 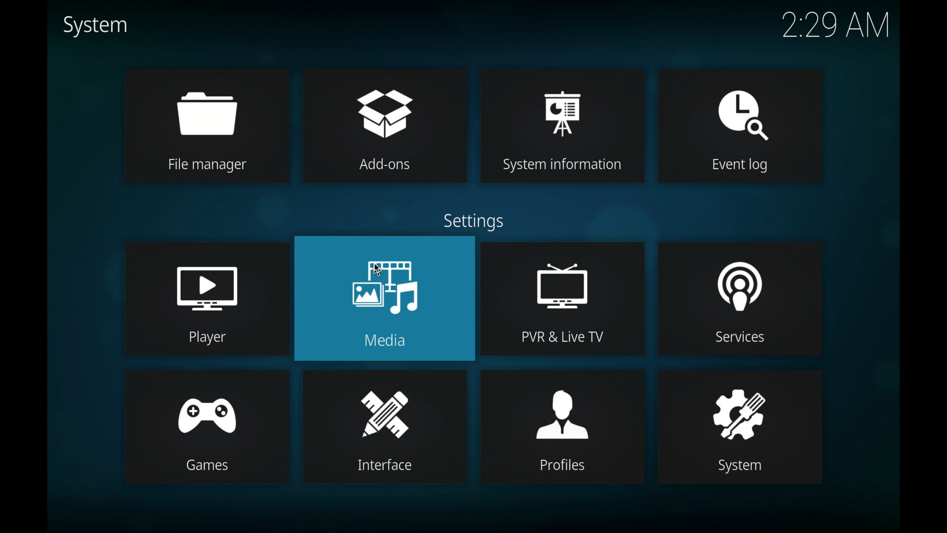 I want to click on settings, so click(x=474, y=221).